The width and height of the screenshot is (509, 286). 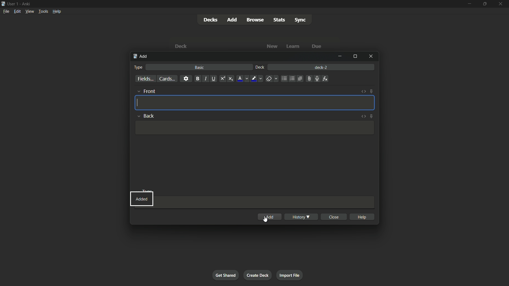 I want to click on maximize, so click(x=484, y=4).